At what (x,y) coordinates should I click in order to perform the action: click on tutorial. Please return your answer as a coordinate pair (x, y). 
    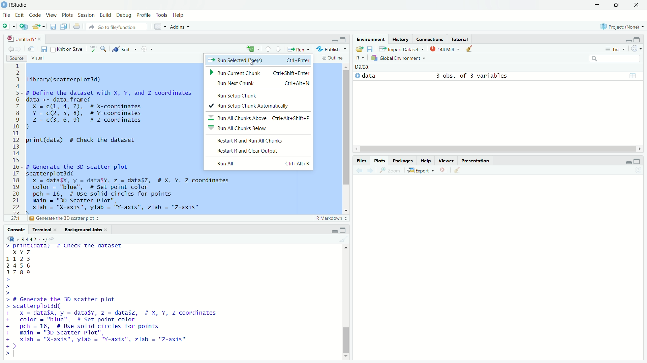
    Looking at the image, I should click on (460, 38).